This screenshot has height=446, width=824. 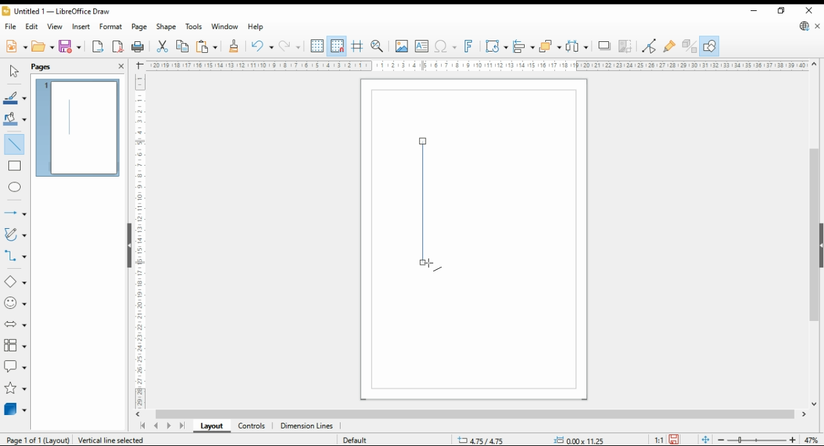 I want to click on undo, so click(x=261, y=46).